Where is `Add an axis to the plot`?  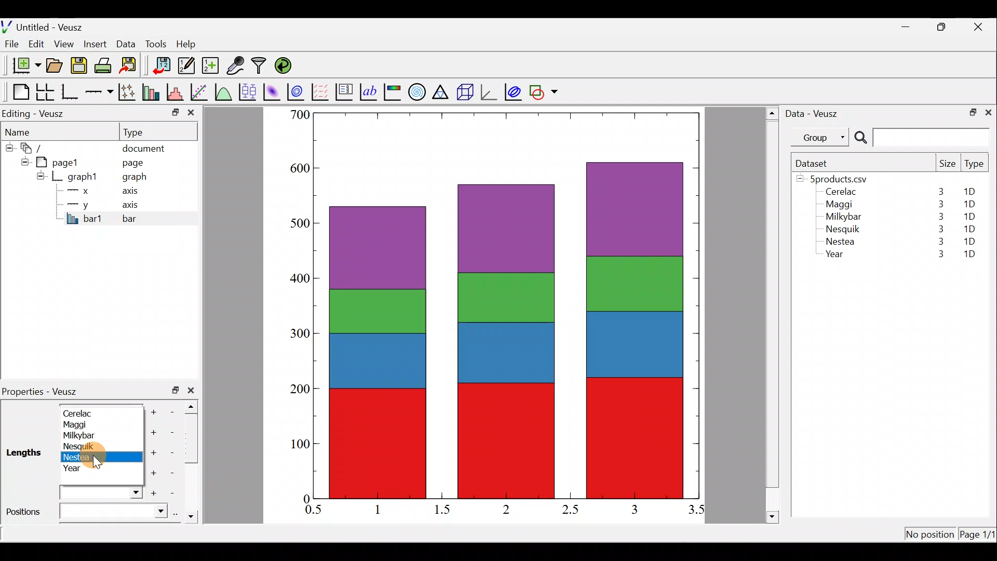 Add an axis to the plot is located at coordinates (101, 92).